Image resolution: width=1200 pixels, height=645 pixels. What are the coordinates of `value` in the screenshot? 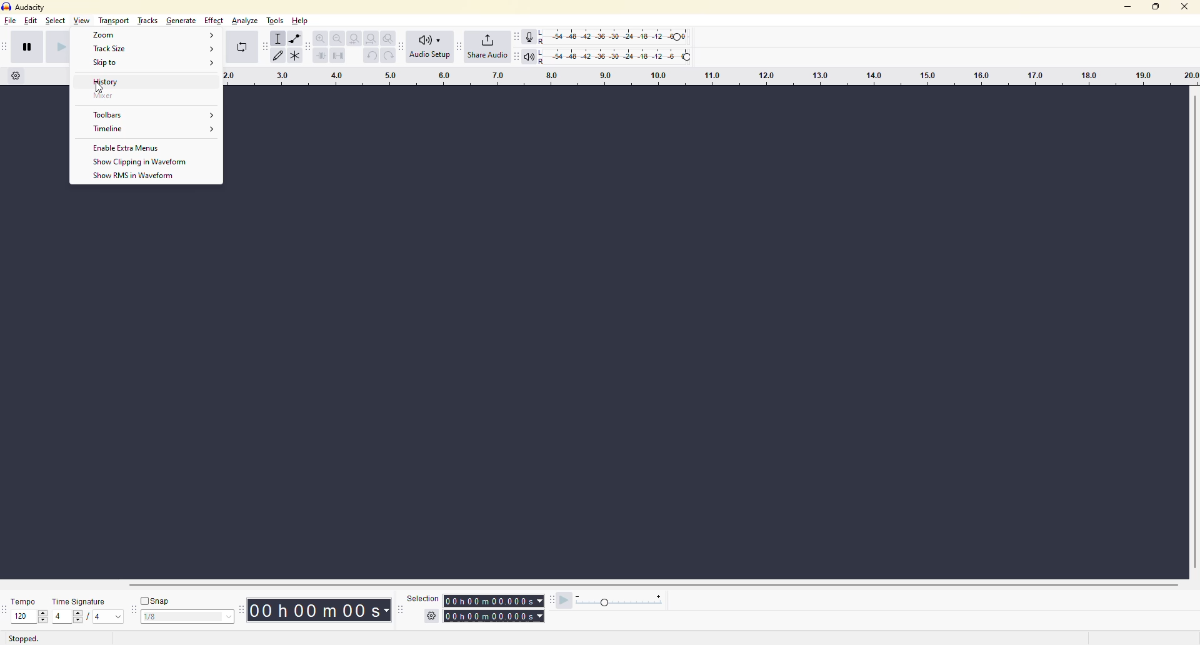 It's located at (69, 616).